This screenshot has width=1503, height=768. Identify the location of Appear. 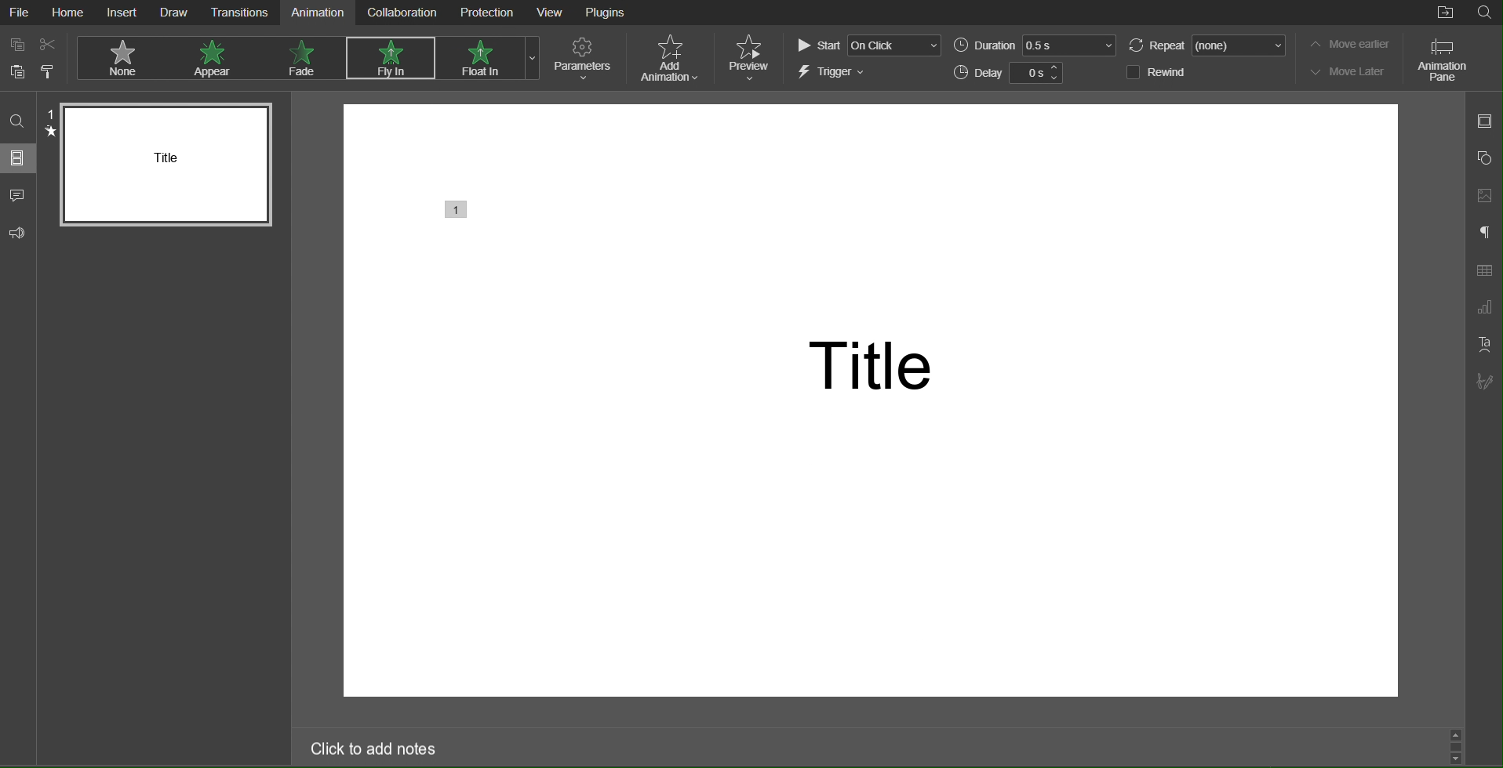
(215, 58).